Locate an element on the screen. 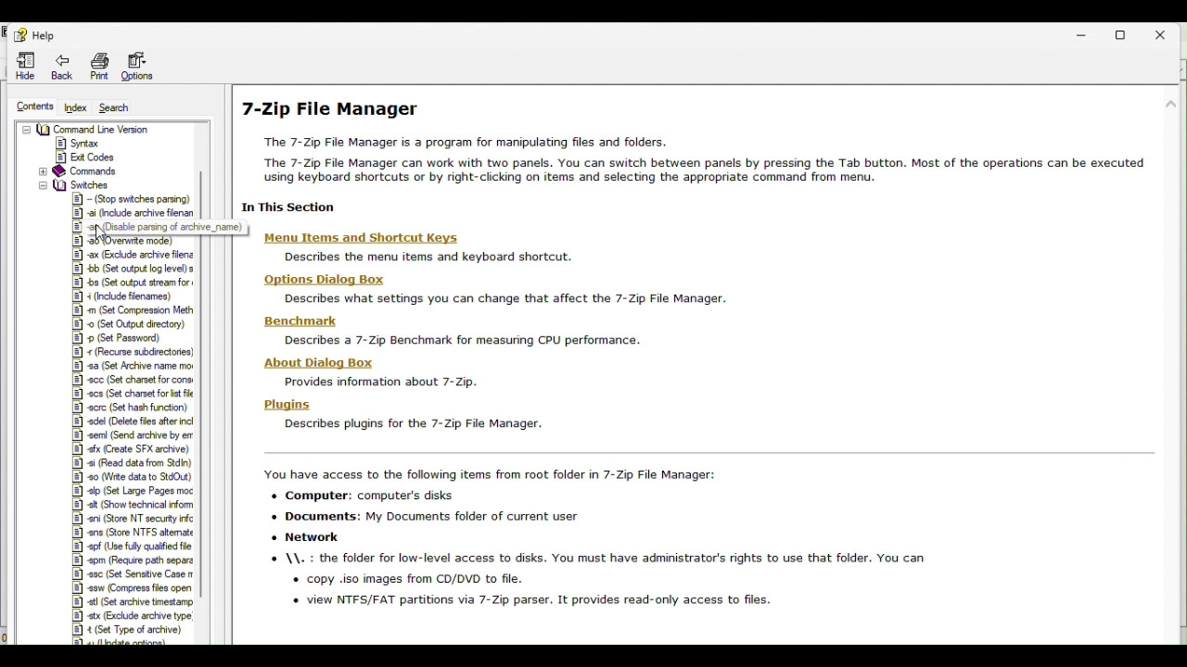  |E] 9 (Set Password) is located at coordinates (123, 338).